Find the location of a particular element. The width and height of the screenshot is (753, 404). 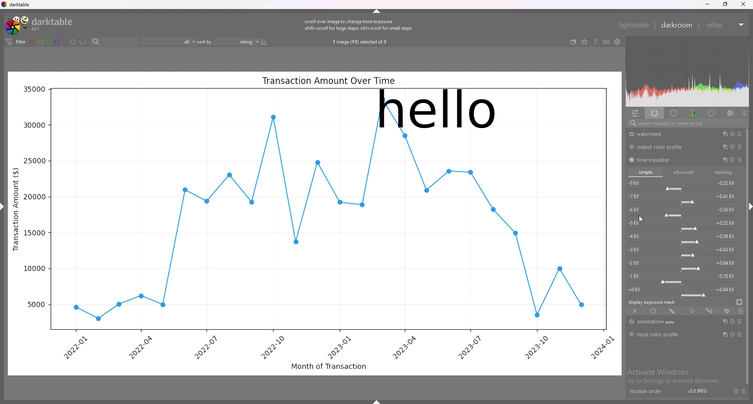

2023-10 is located at coordinates (540, 348).